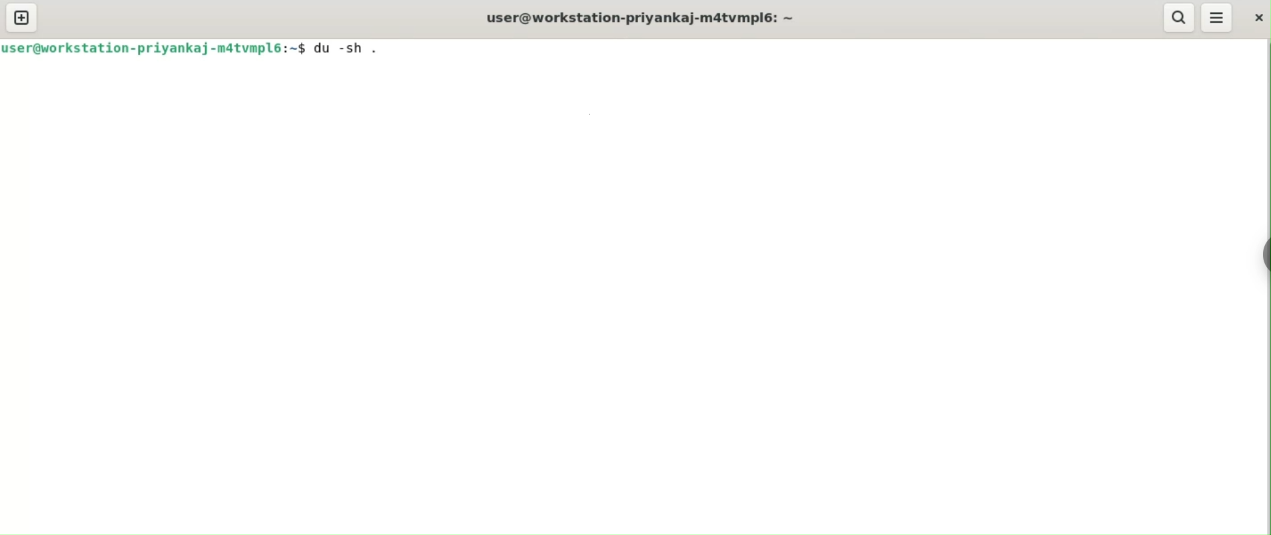 This screenshot has width=1271, height=535. I want to click on search, so click(1179, 17).